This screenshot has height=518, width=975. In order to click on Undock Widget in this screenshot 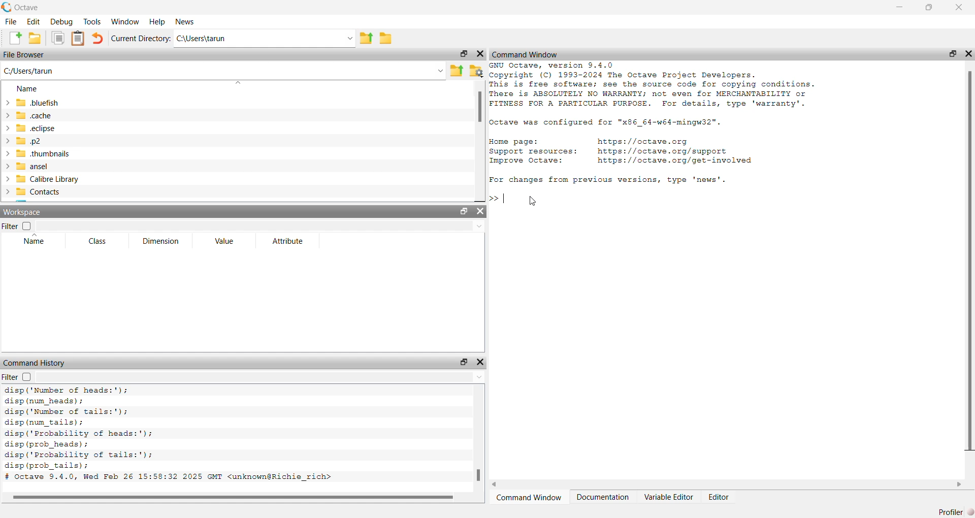, I will do `click(463, 53)`.